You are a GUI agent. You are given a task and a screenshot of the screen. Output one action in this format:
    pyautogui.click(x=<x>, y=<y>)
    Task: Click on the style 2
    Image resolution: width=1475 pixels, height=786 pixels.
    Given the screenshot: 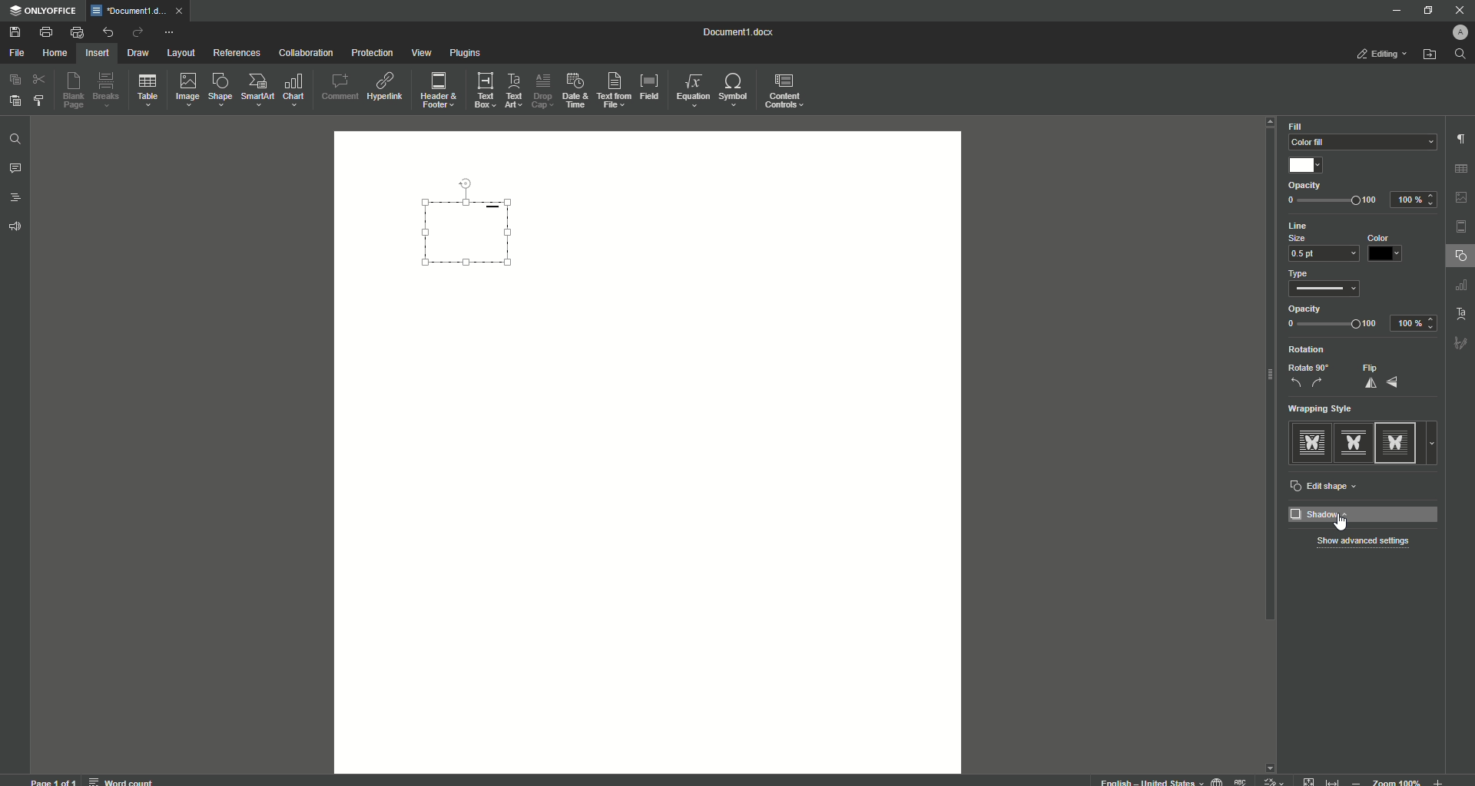 What is the action you would take?
    pyautogui.click(x=1352, y=442)
    